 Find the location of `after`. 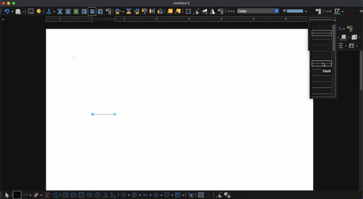

after is located at coordinates (100, 11).